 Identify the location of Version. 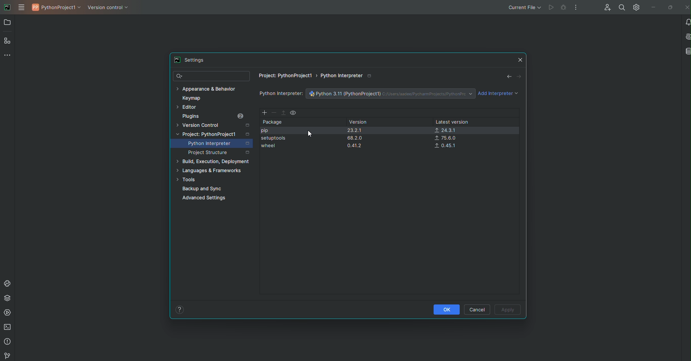
(360, 122).